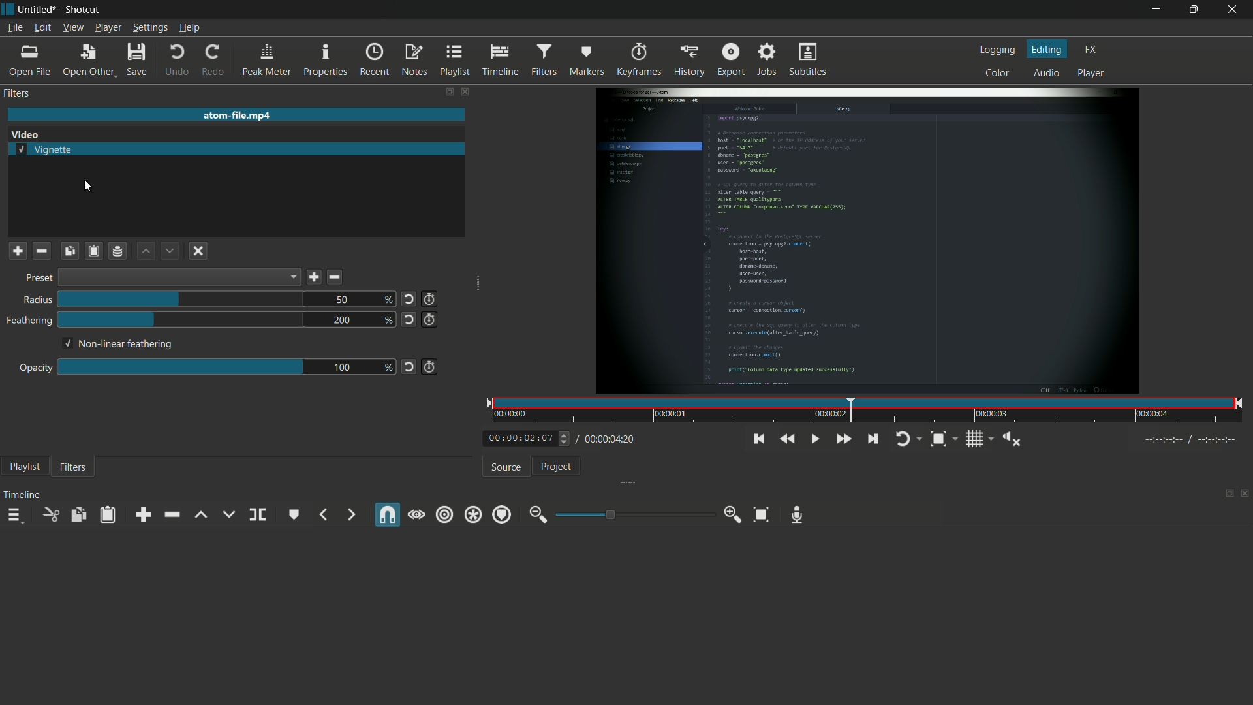 Image resolution: width=1253 pixels, height=705 pixels. Describe the element at coordinates (23, 494) in the screenshot. I see `Timeline` at that location.